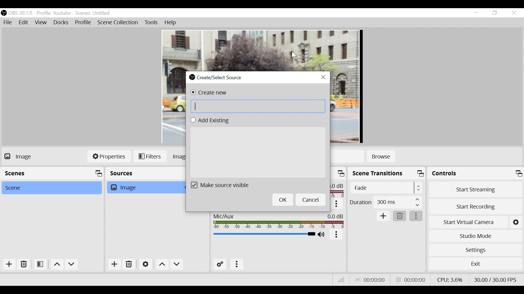 This screenshot has width=524, height=294. Describe the element at coordinates (237, 264) in the screenshot. I see `more options` at that location.